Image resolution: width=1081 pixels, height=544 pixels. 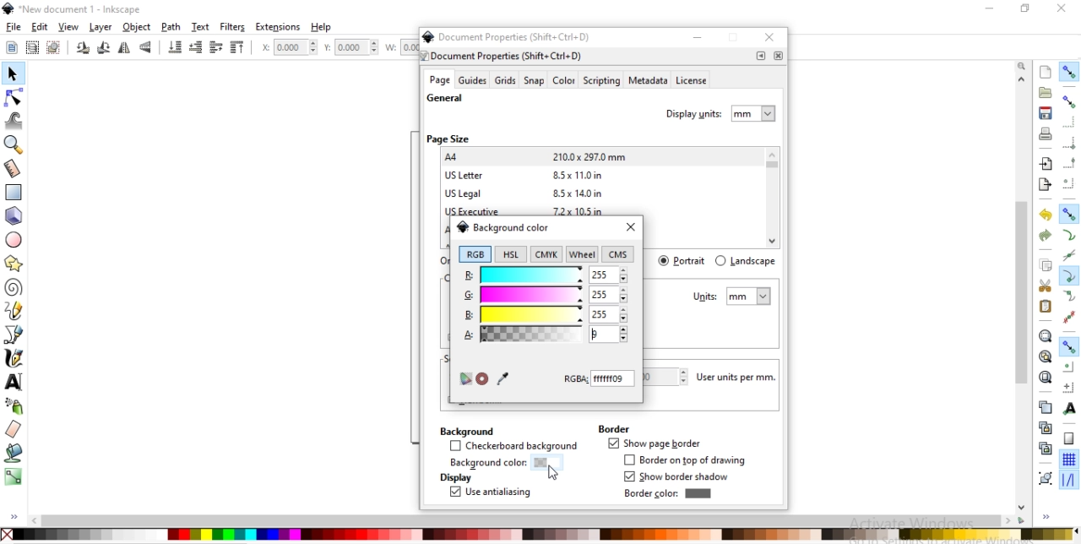 I want to click on snap guide, so click(x=1069, y=481).